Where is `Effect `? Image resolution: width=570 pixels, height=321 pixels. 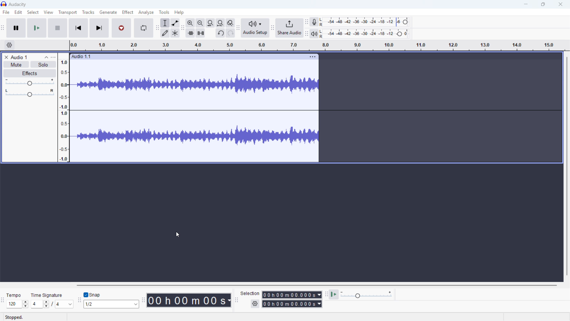
Effect  is located at coordinates (127, 12).